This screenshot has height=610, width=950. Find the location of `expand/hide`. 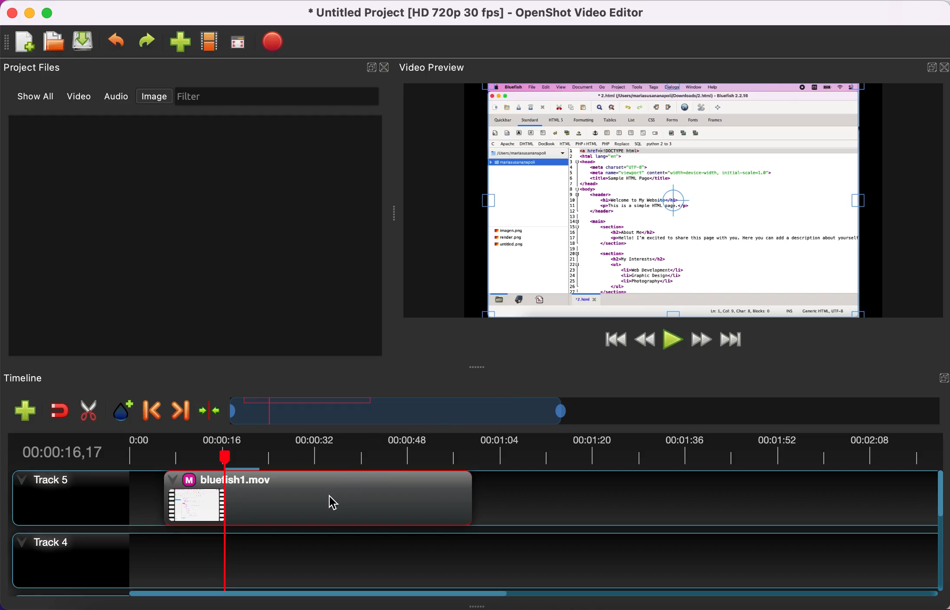

expand/hide is located at coordinates (926, 67).